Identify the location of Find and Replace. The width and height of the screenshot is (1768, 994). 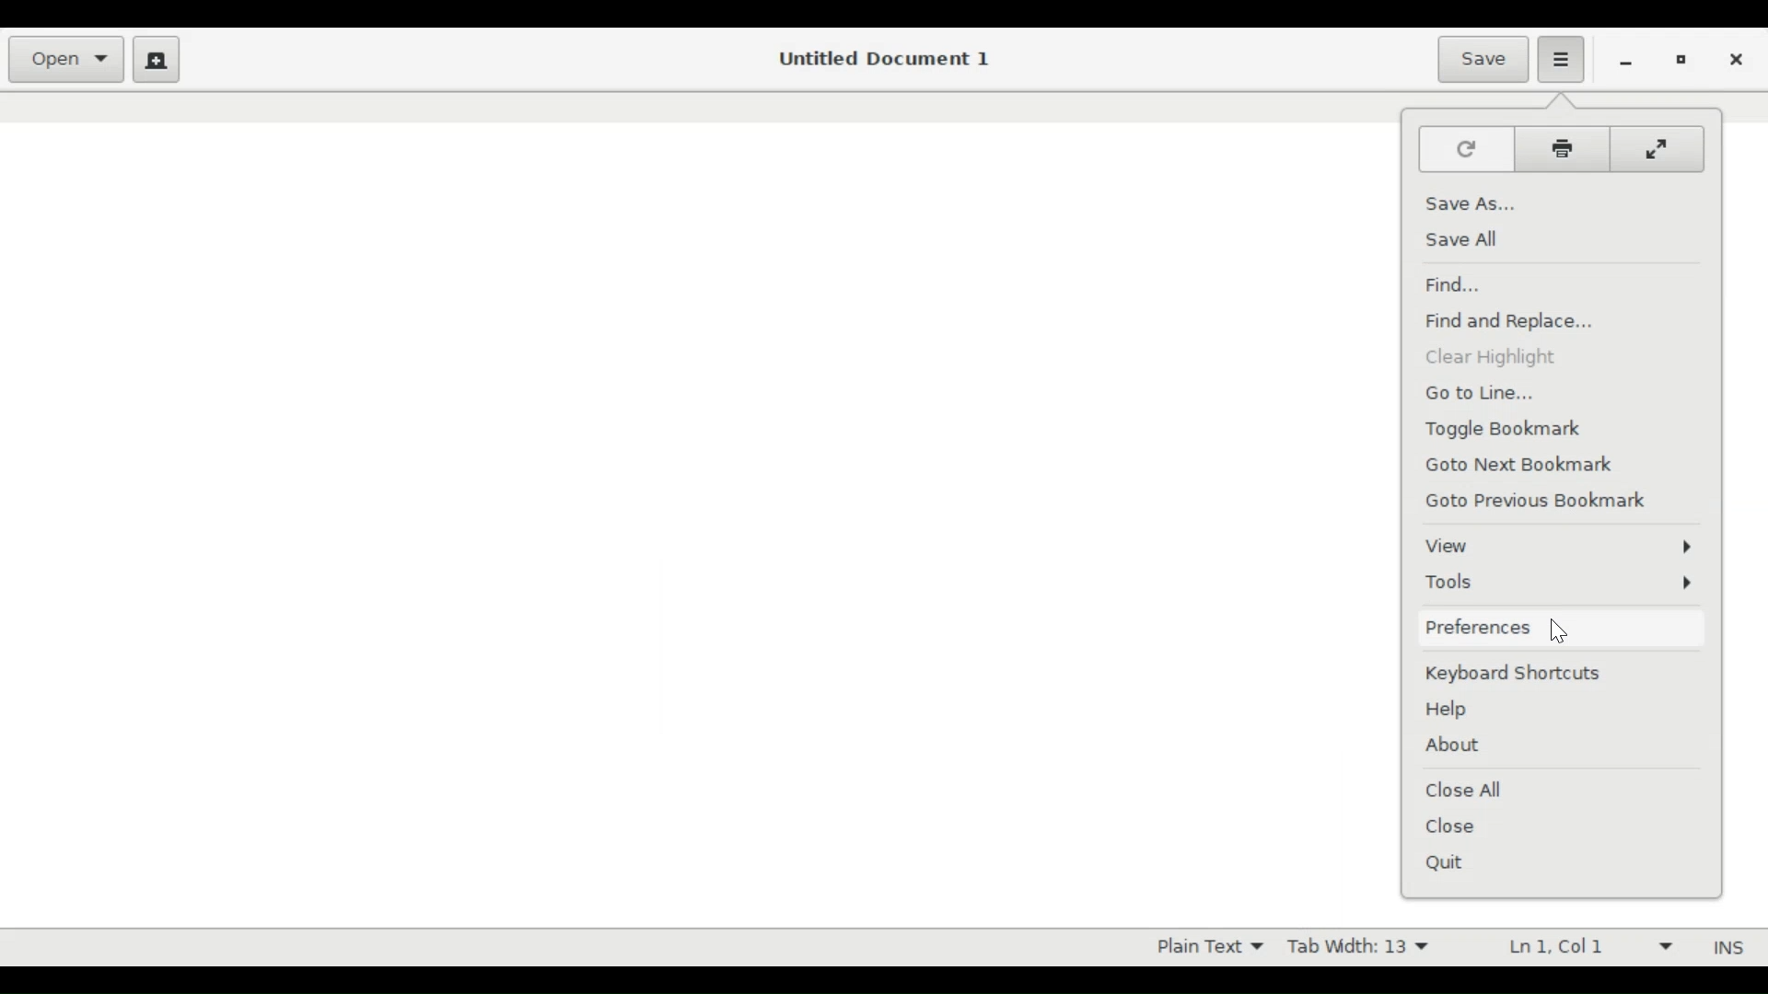
(1515, 323).